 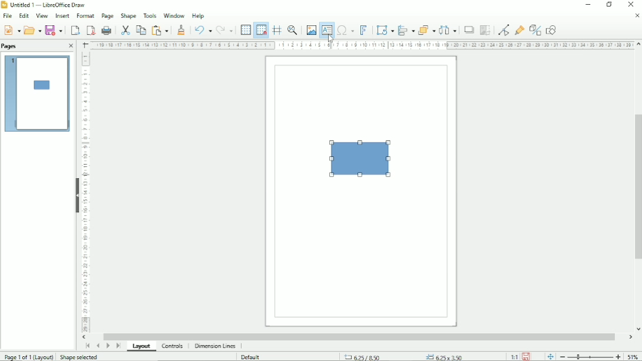 I want to click on Horizontal scale, so click(x=85, y=193).